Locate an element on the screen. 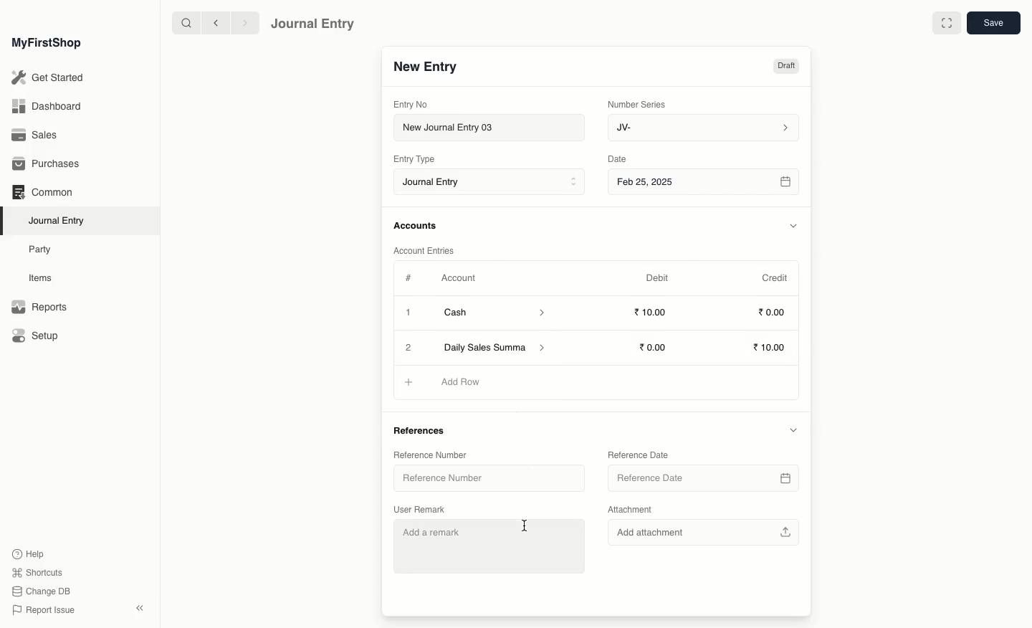 This screenshot has width=1032, height=628. 10.00 is located at coordinates (654, 313).